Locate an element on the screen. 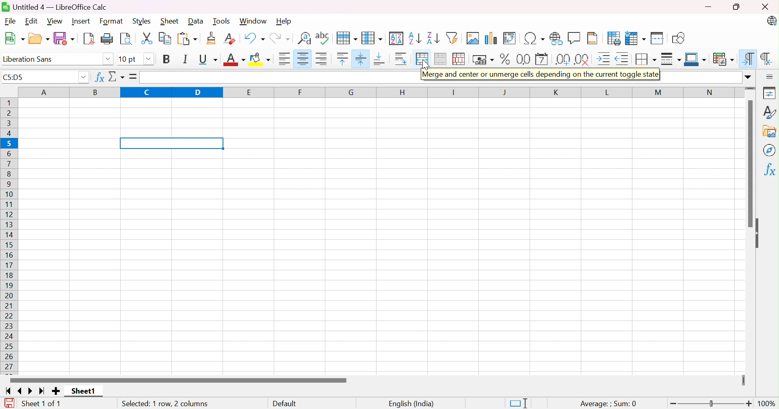 Image resolution: width=779 pixels, height=409 pixels. Format is located at coordinates (112, 21).